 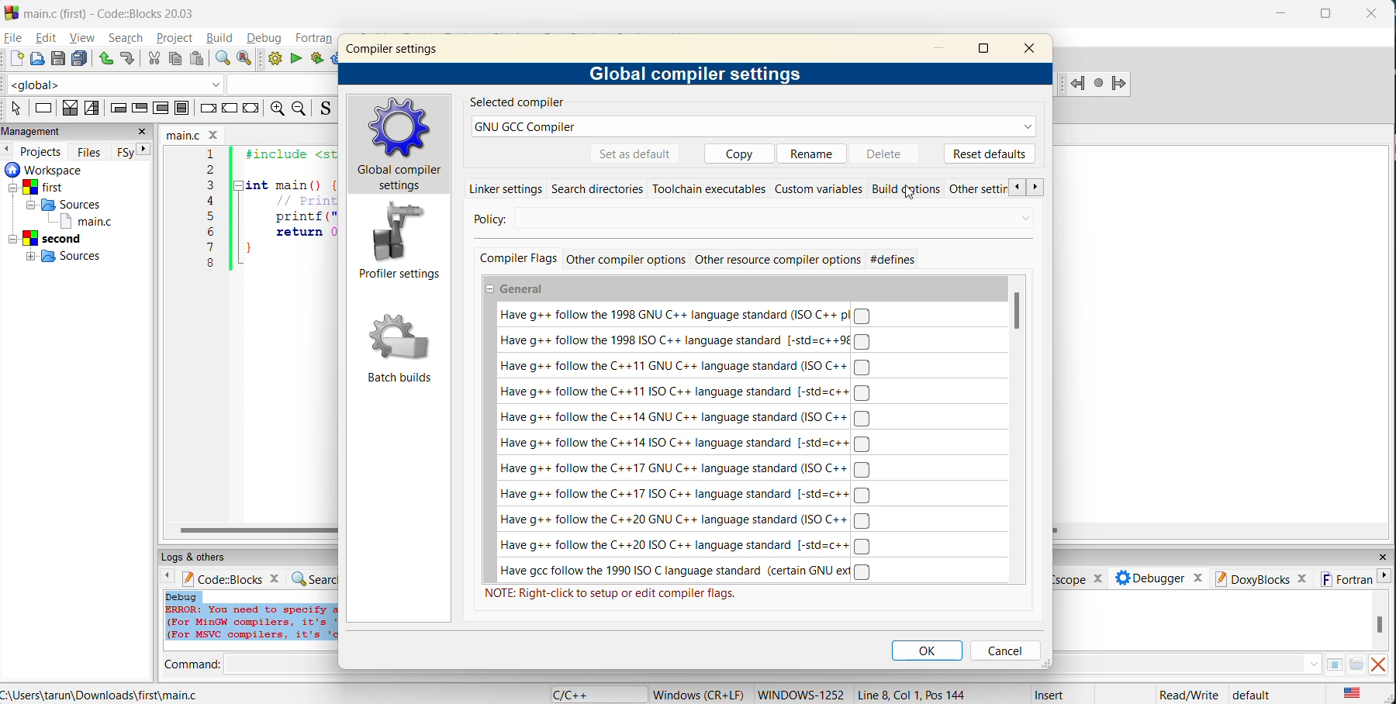 What do you see at coordinates (907, 190) in the screenshot?
I see `Build options` at bounding box center [907, 190].